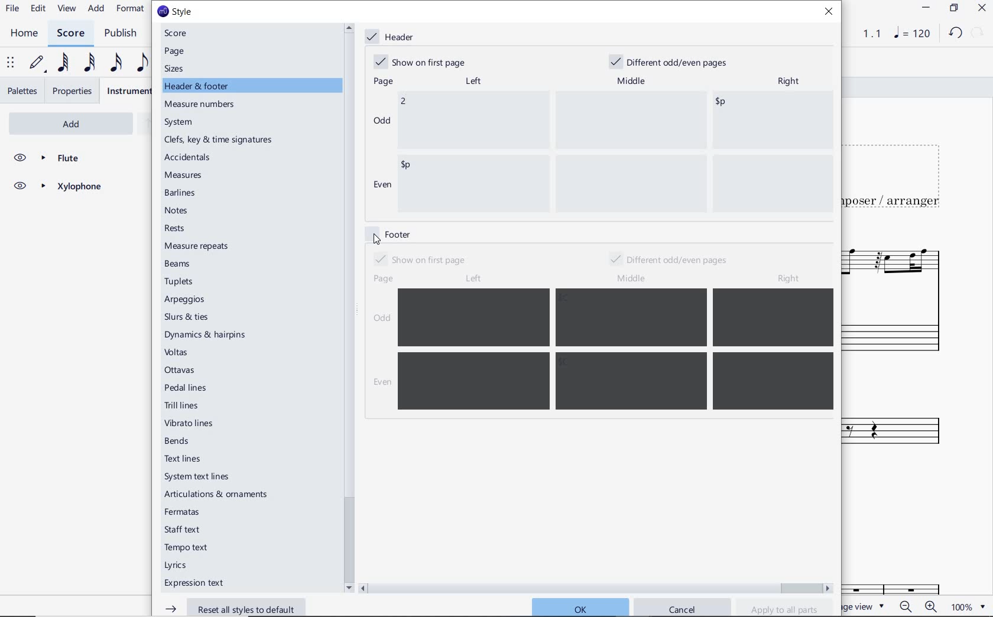 Image resolution: width=993 pixels, height=617 pixels. I want to click on data entered "2", so click(616, 152).